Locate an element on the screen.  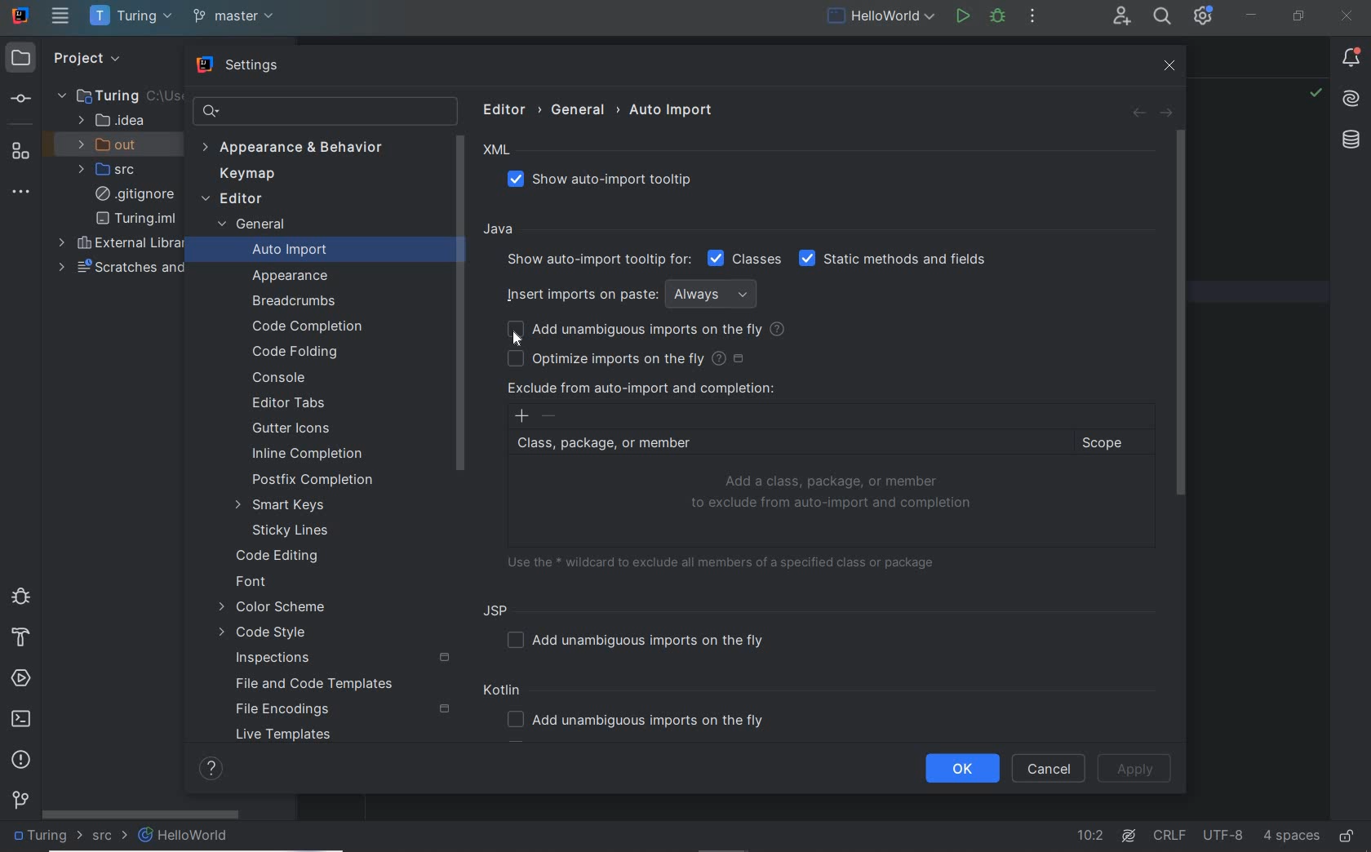
USE WILDCARD TO EXCLUDE ALL MEMBERS INFORMATION is located at coordinates (727, 561).